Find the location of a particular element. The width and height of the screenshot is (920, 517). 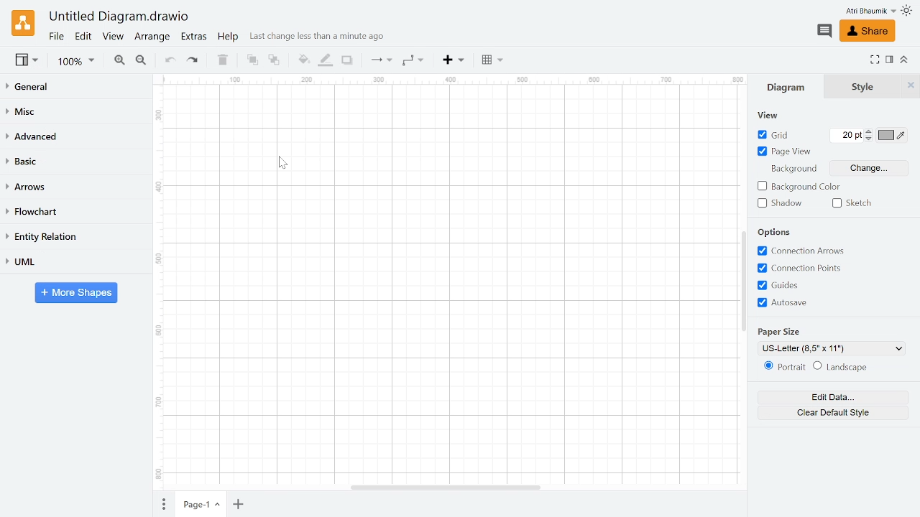

Basic is located at coordinates (74, 162).